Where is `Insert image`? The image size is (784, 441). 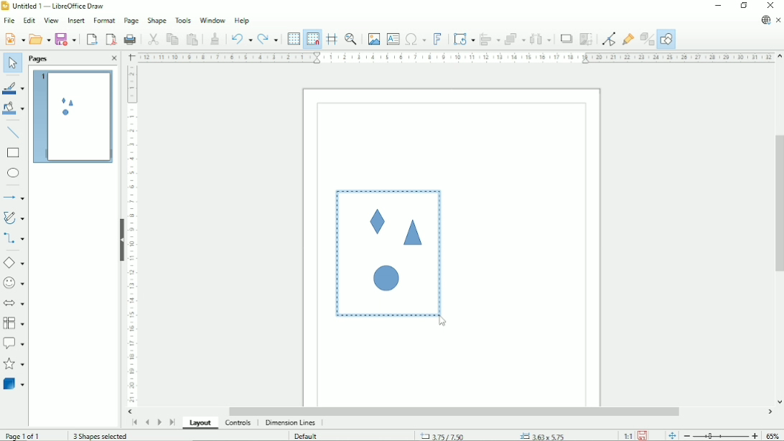 Insert image is located at coordinates (374, 40).